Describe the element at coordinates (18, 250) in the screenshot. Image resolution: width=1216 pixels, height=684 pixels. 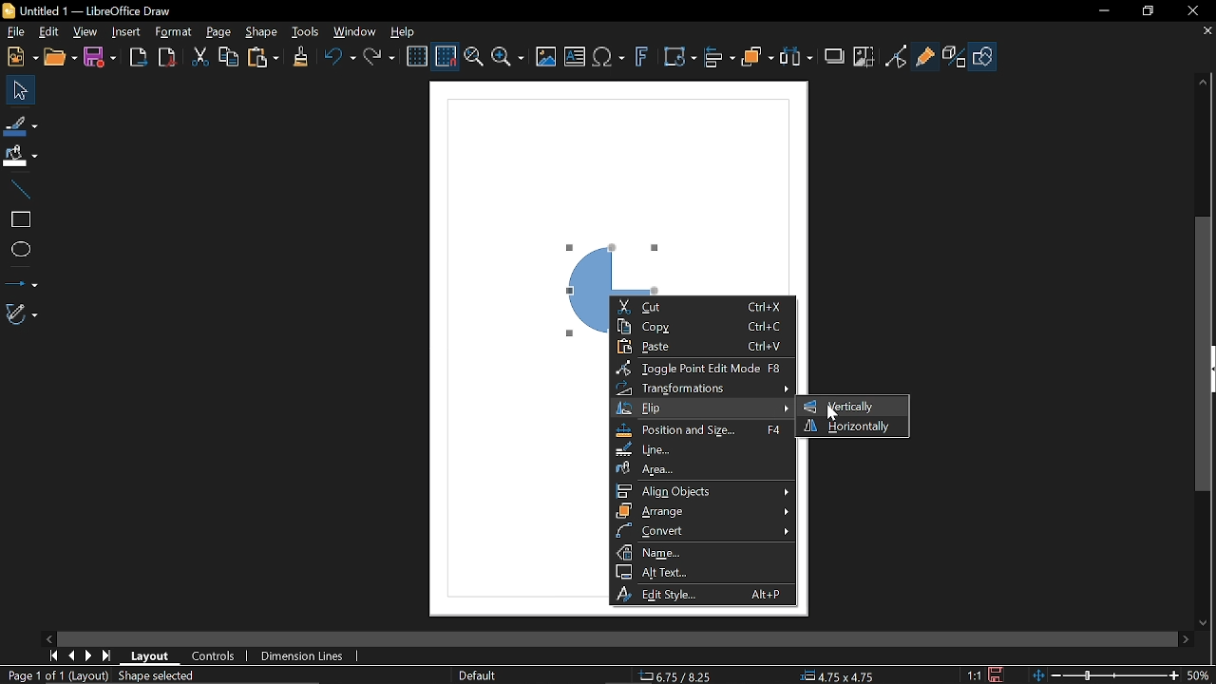
I see `Ellipse` at that location.